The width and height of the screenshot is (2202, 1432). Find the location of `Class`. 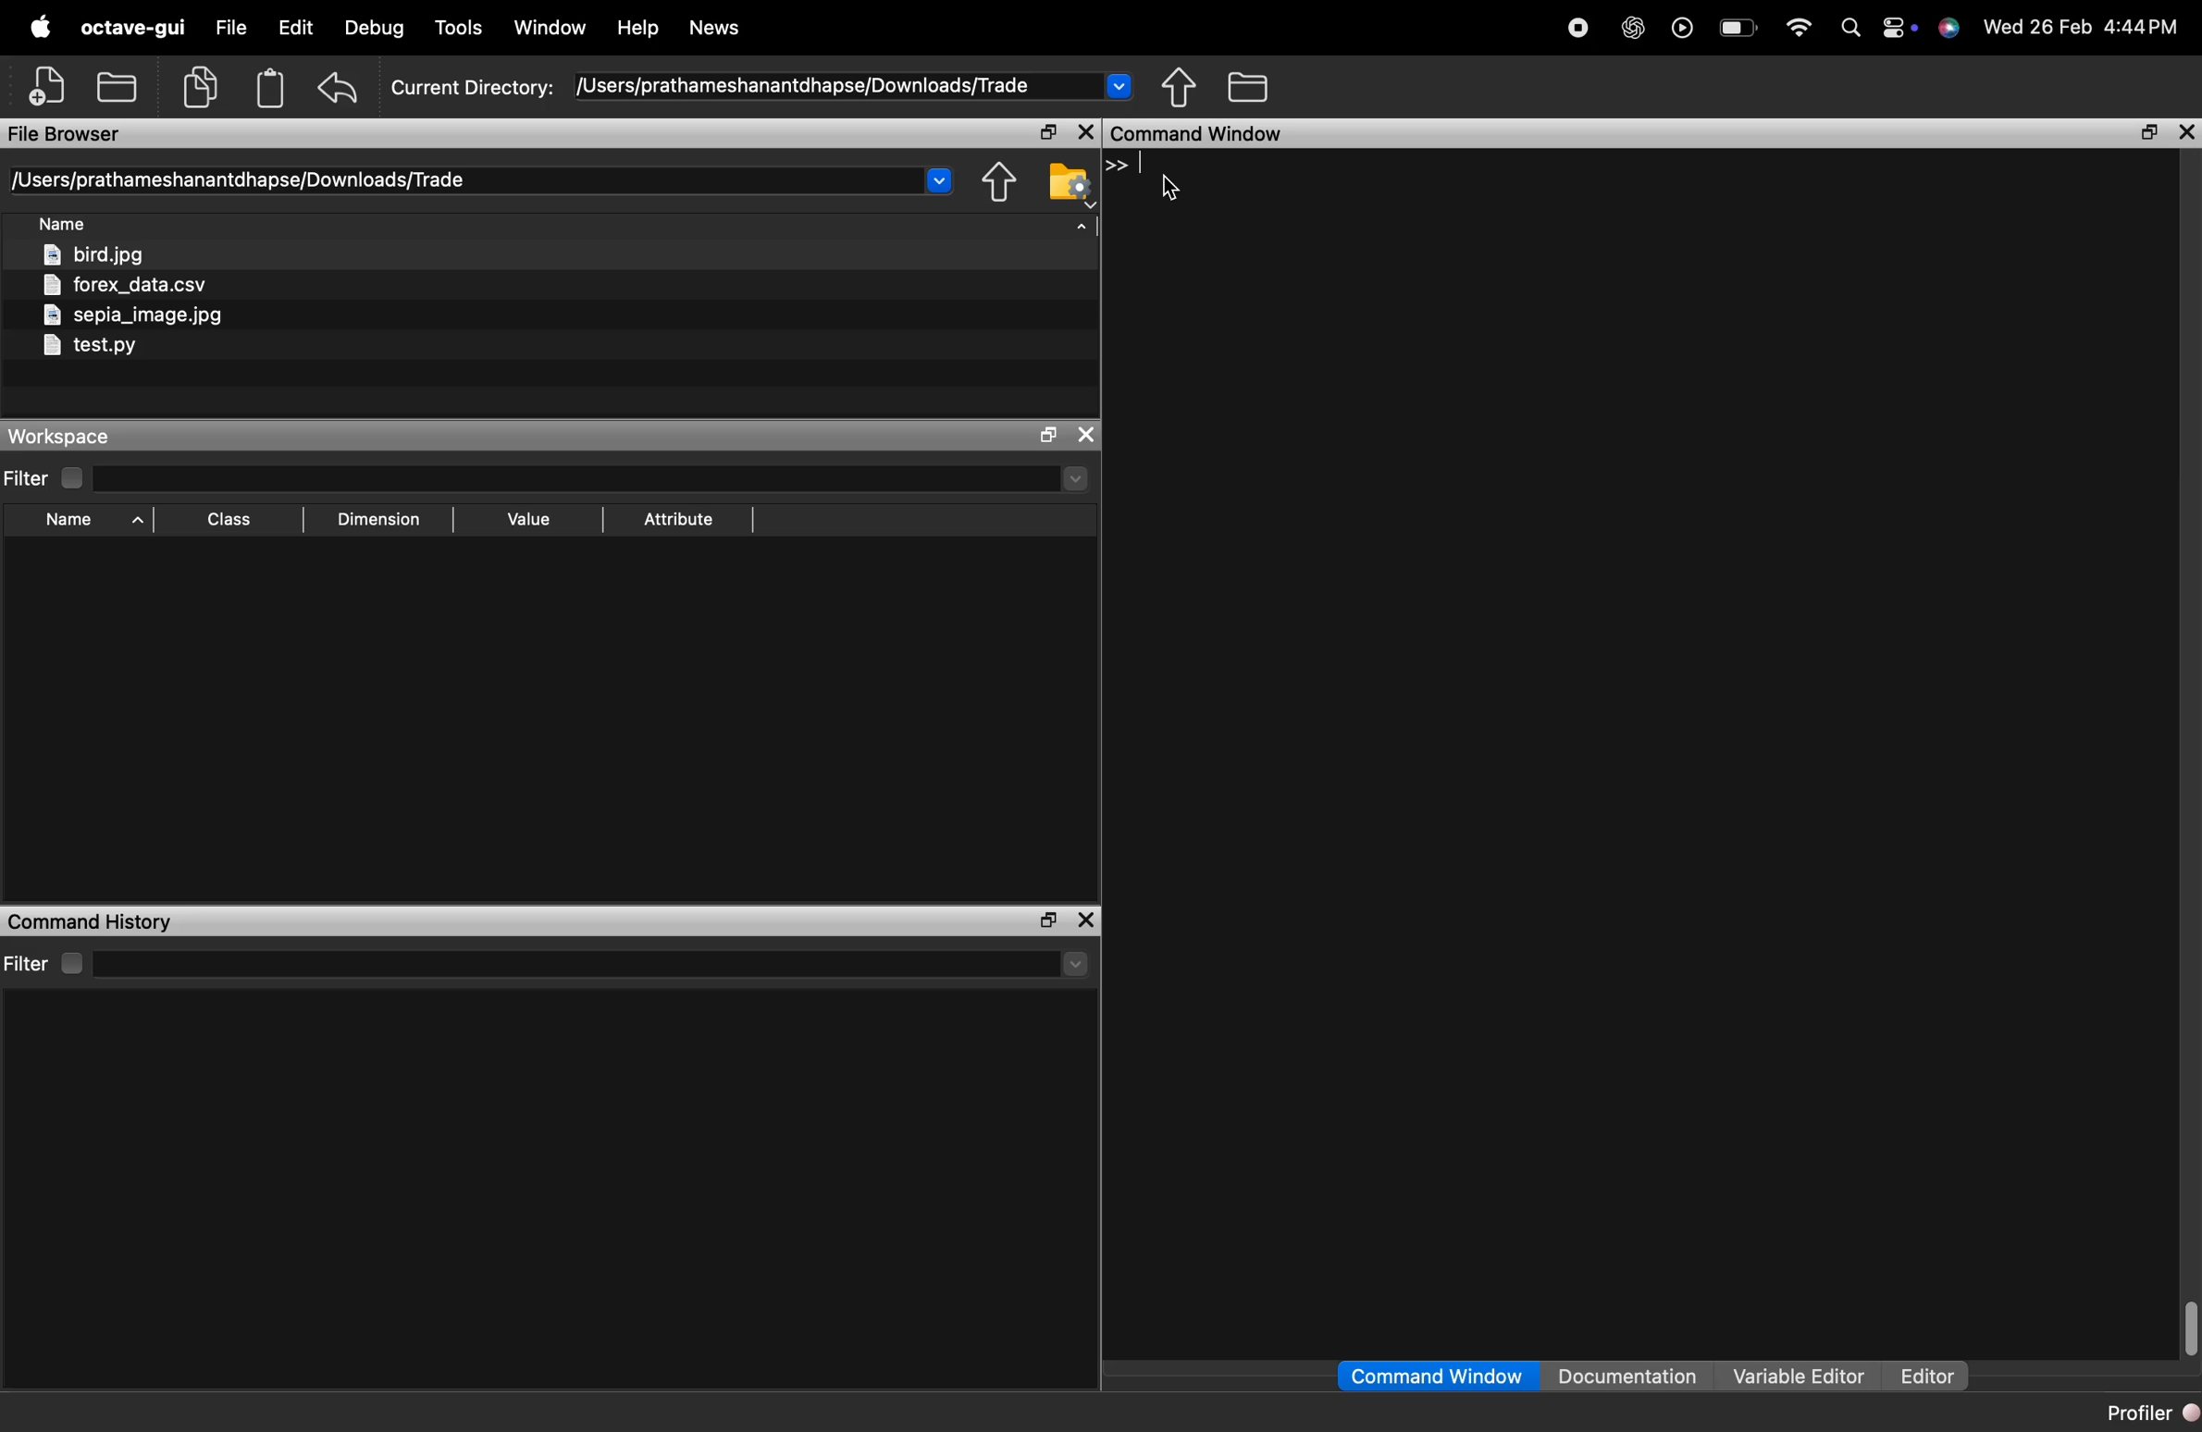

Class is located at coordinates (229, 519).